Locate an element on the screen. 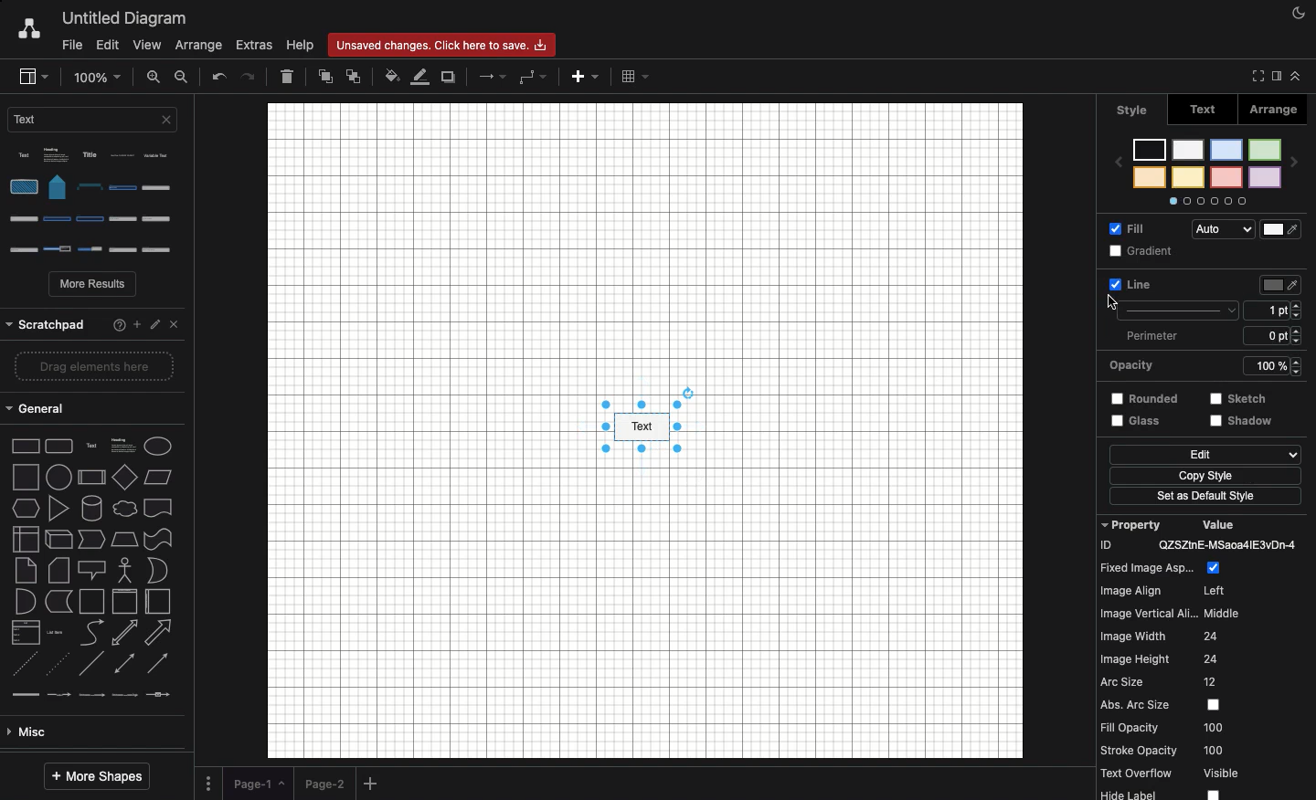  Untitled is located at coordinates (125, 19).